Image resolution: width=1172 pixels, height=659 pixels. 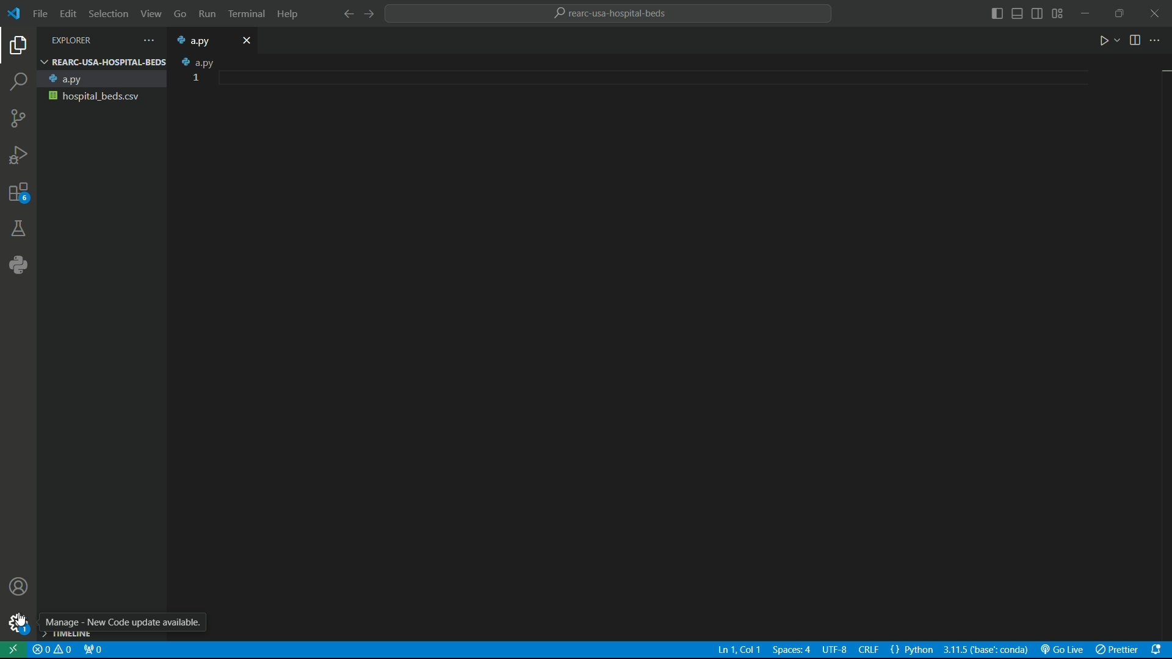 I want to click on Prettier, so click(x=1116, y=650).